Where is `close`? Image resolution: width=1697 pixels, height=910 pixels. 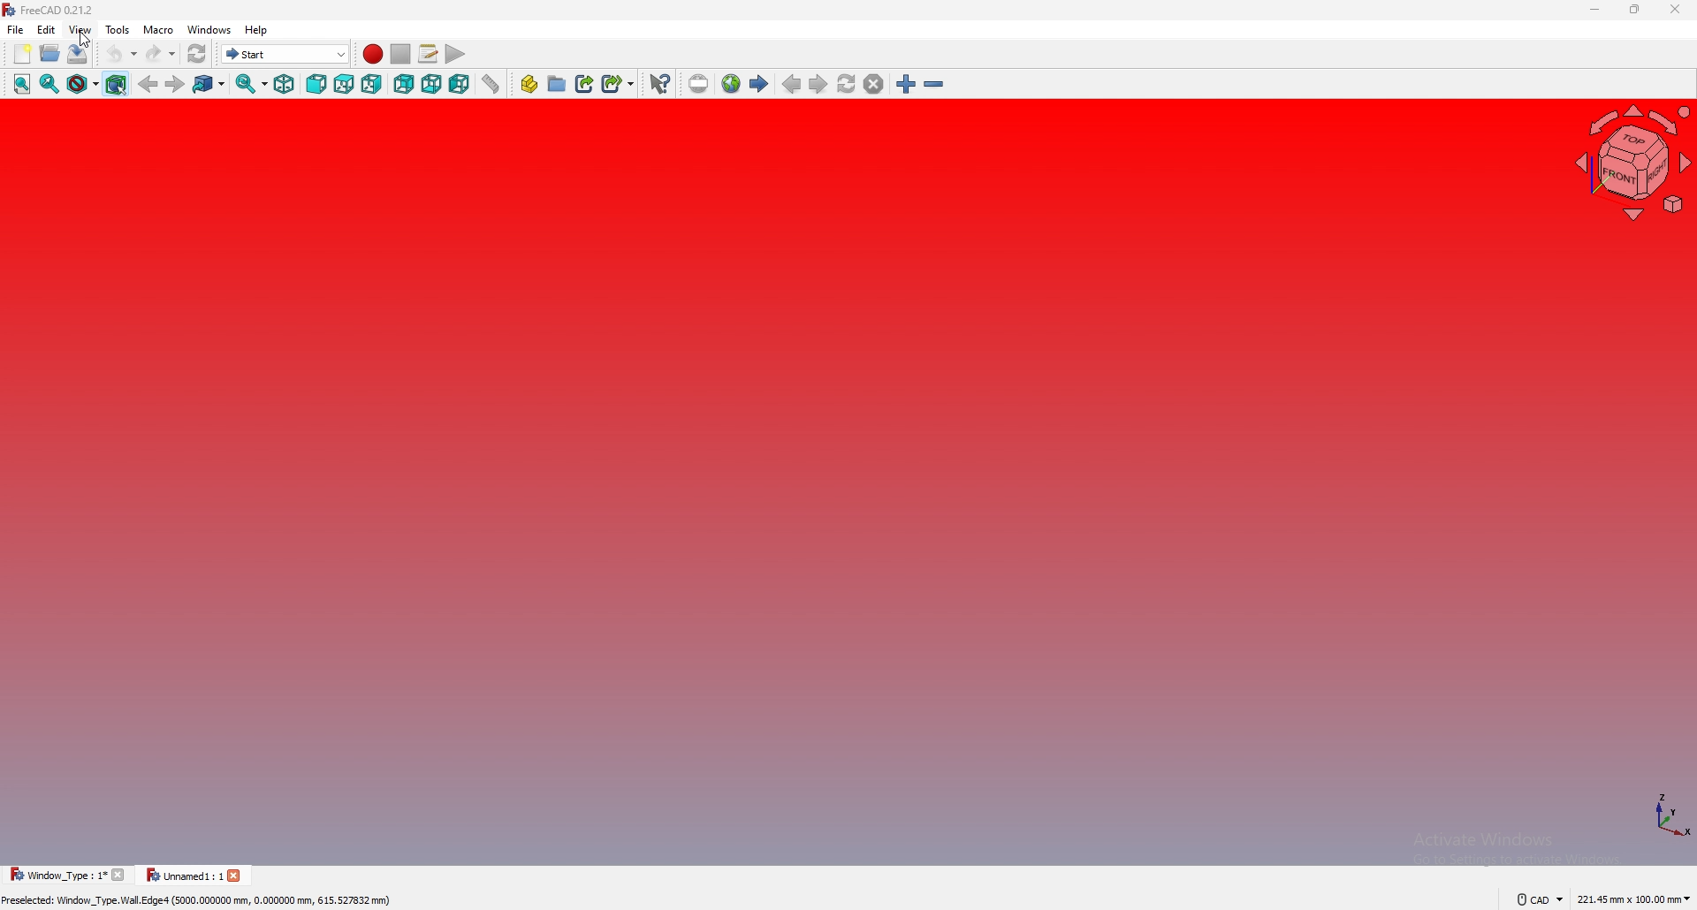 close is located at coordinates (237, 875).